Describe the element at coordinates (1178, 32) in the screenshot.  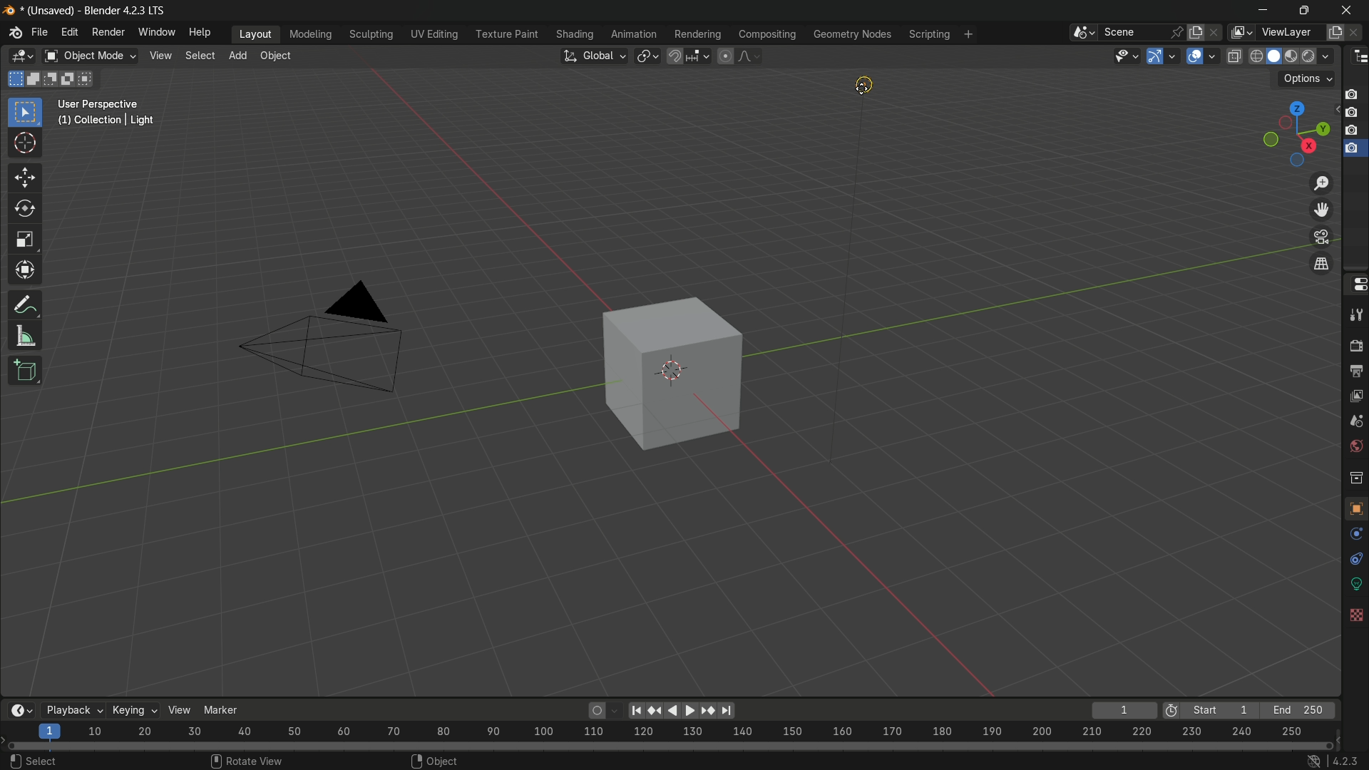
I see `pin scene to workspace` at that location.